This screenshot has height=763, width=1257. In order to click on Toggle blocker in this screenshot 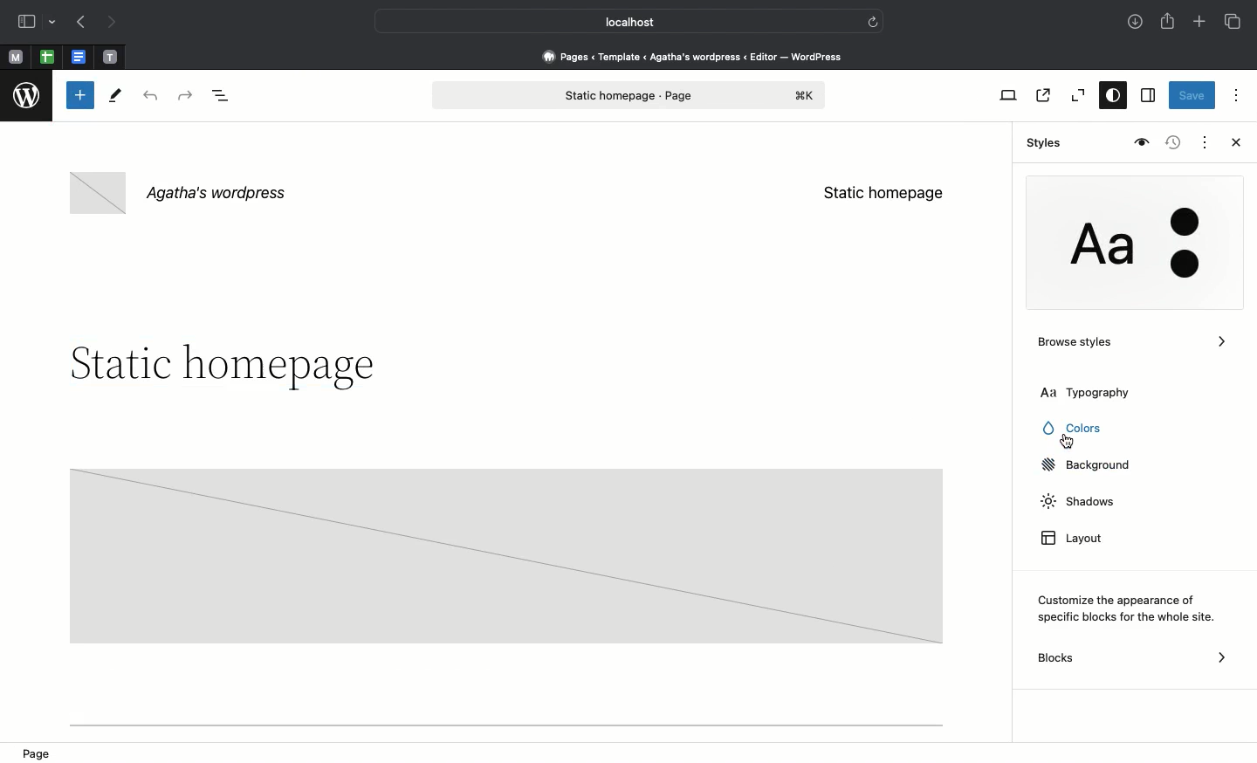, I will do `click(80, 95)`.